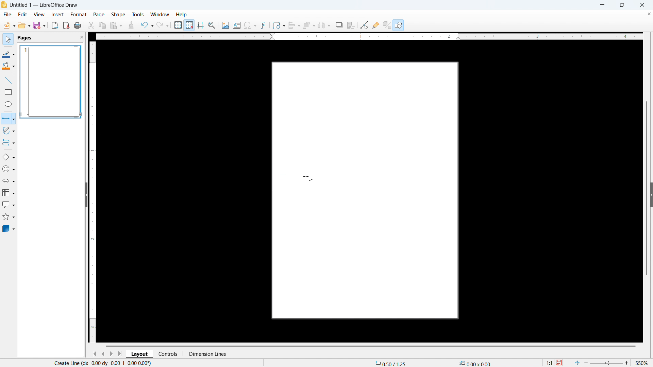  Describe the element at coordinates (26, 38) in the screenshot. I see `pages ` at that location.